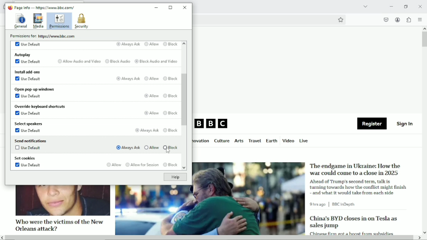 This screenshot has height=240, width=427. I want to click on Help, so click(175, 177).